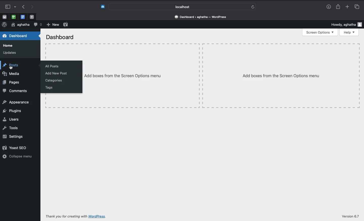 The width and height of the screenshot is (364, 221). I want to click on Next page, so click(32, 7).